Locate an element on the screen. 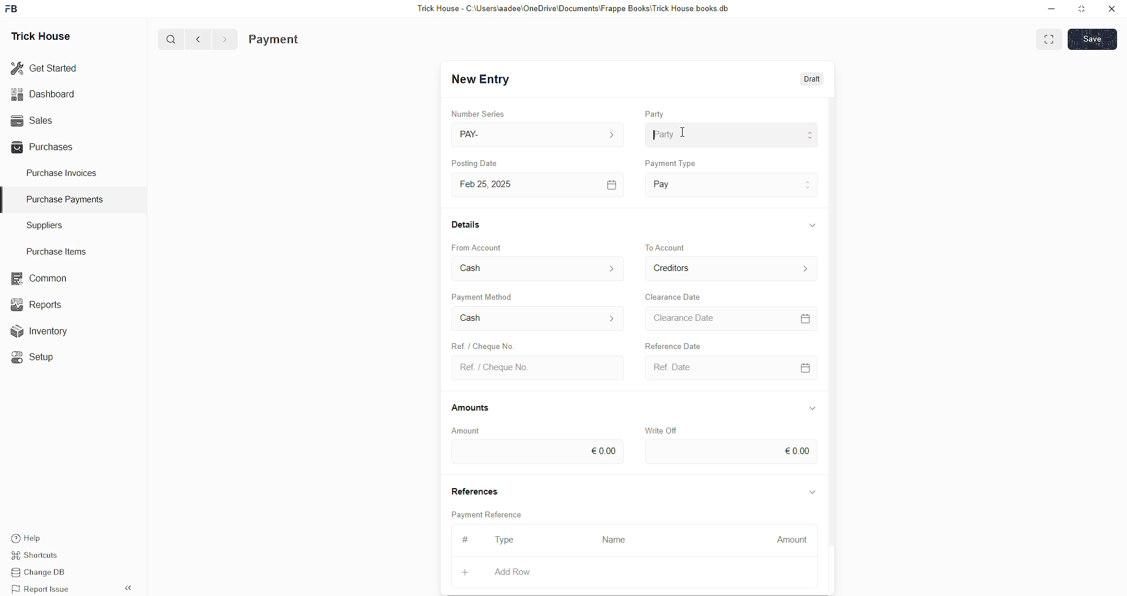 This screenshot has height=596, width=1127. Payment Reference is located at coordinates (493, 513).